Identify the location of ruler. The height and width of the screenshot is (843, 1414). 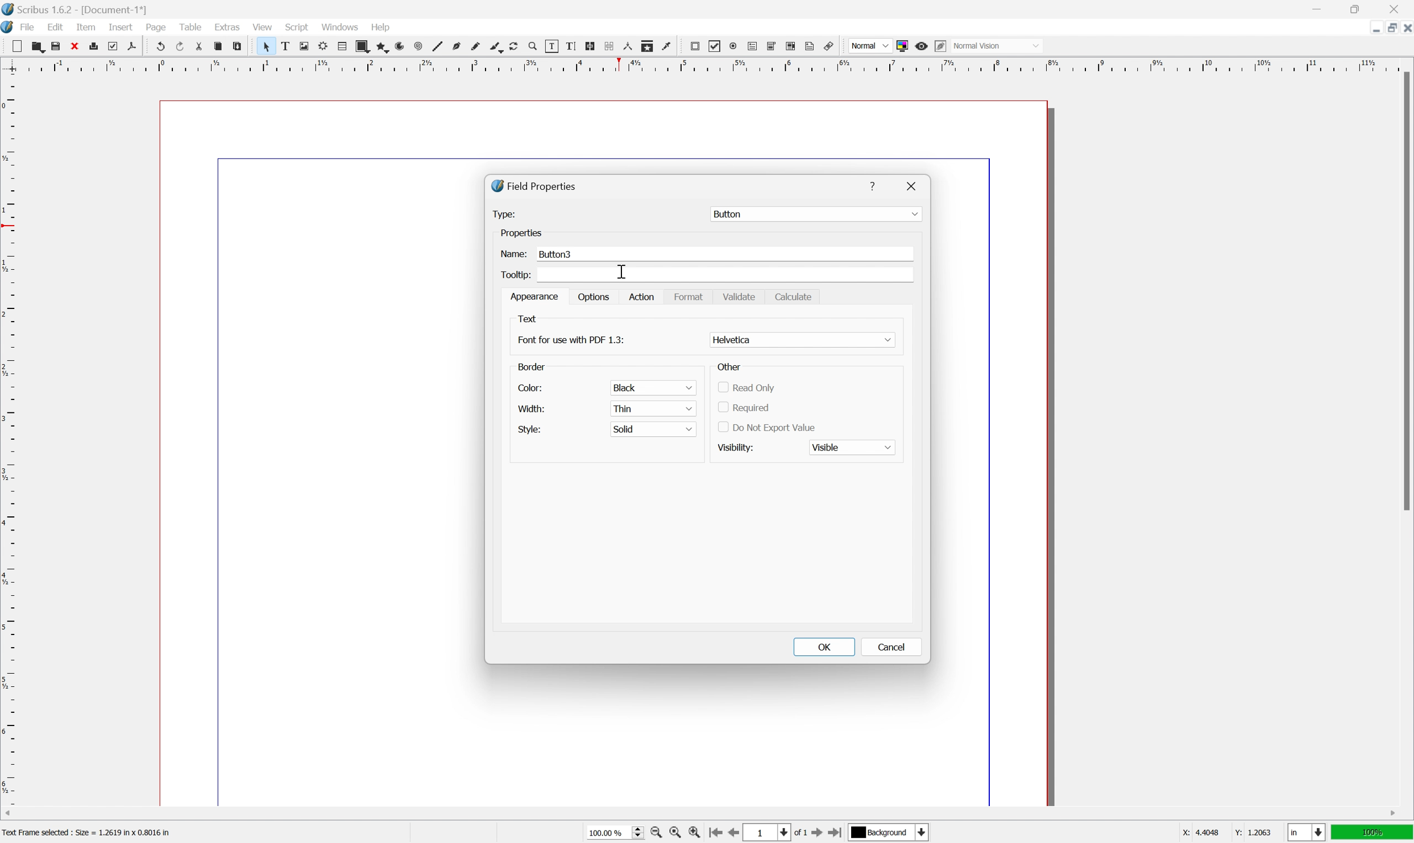
(9, 439).